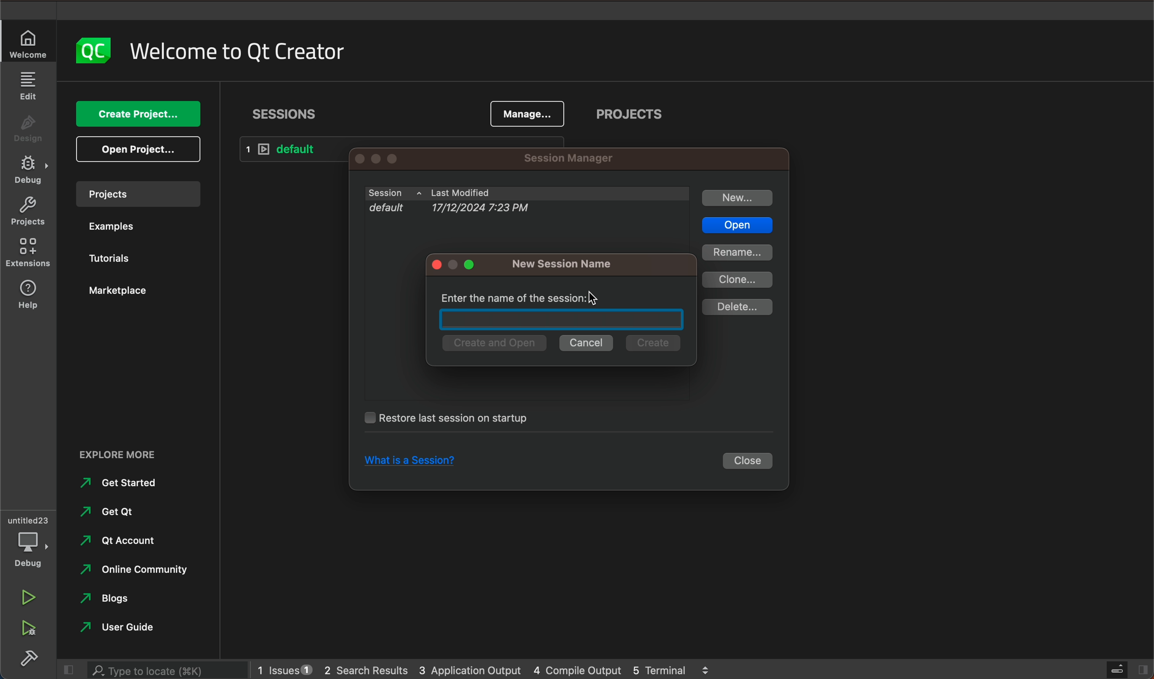 The image size is (1154, 679). I want to click on name, so click(561, 321).